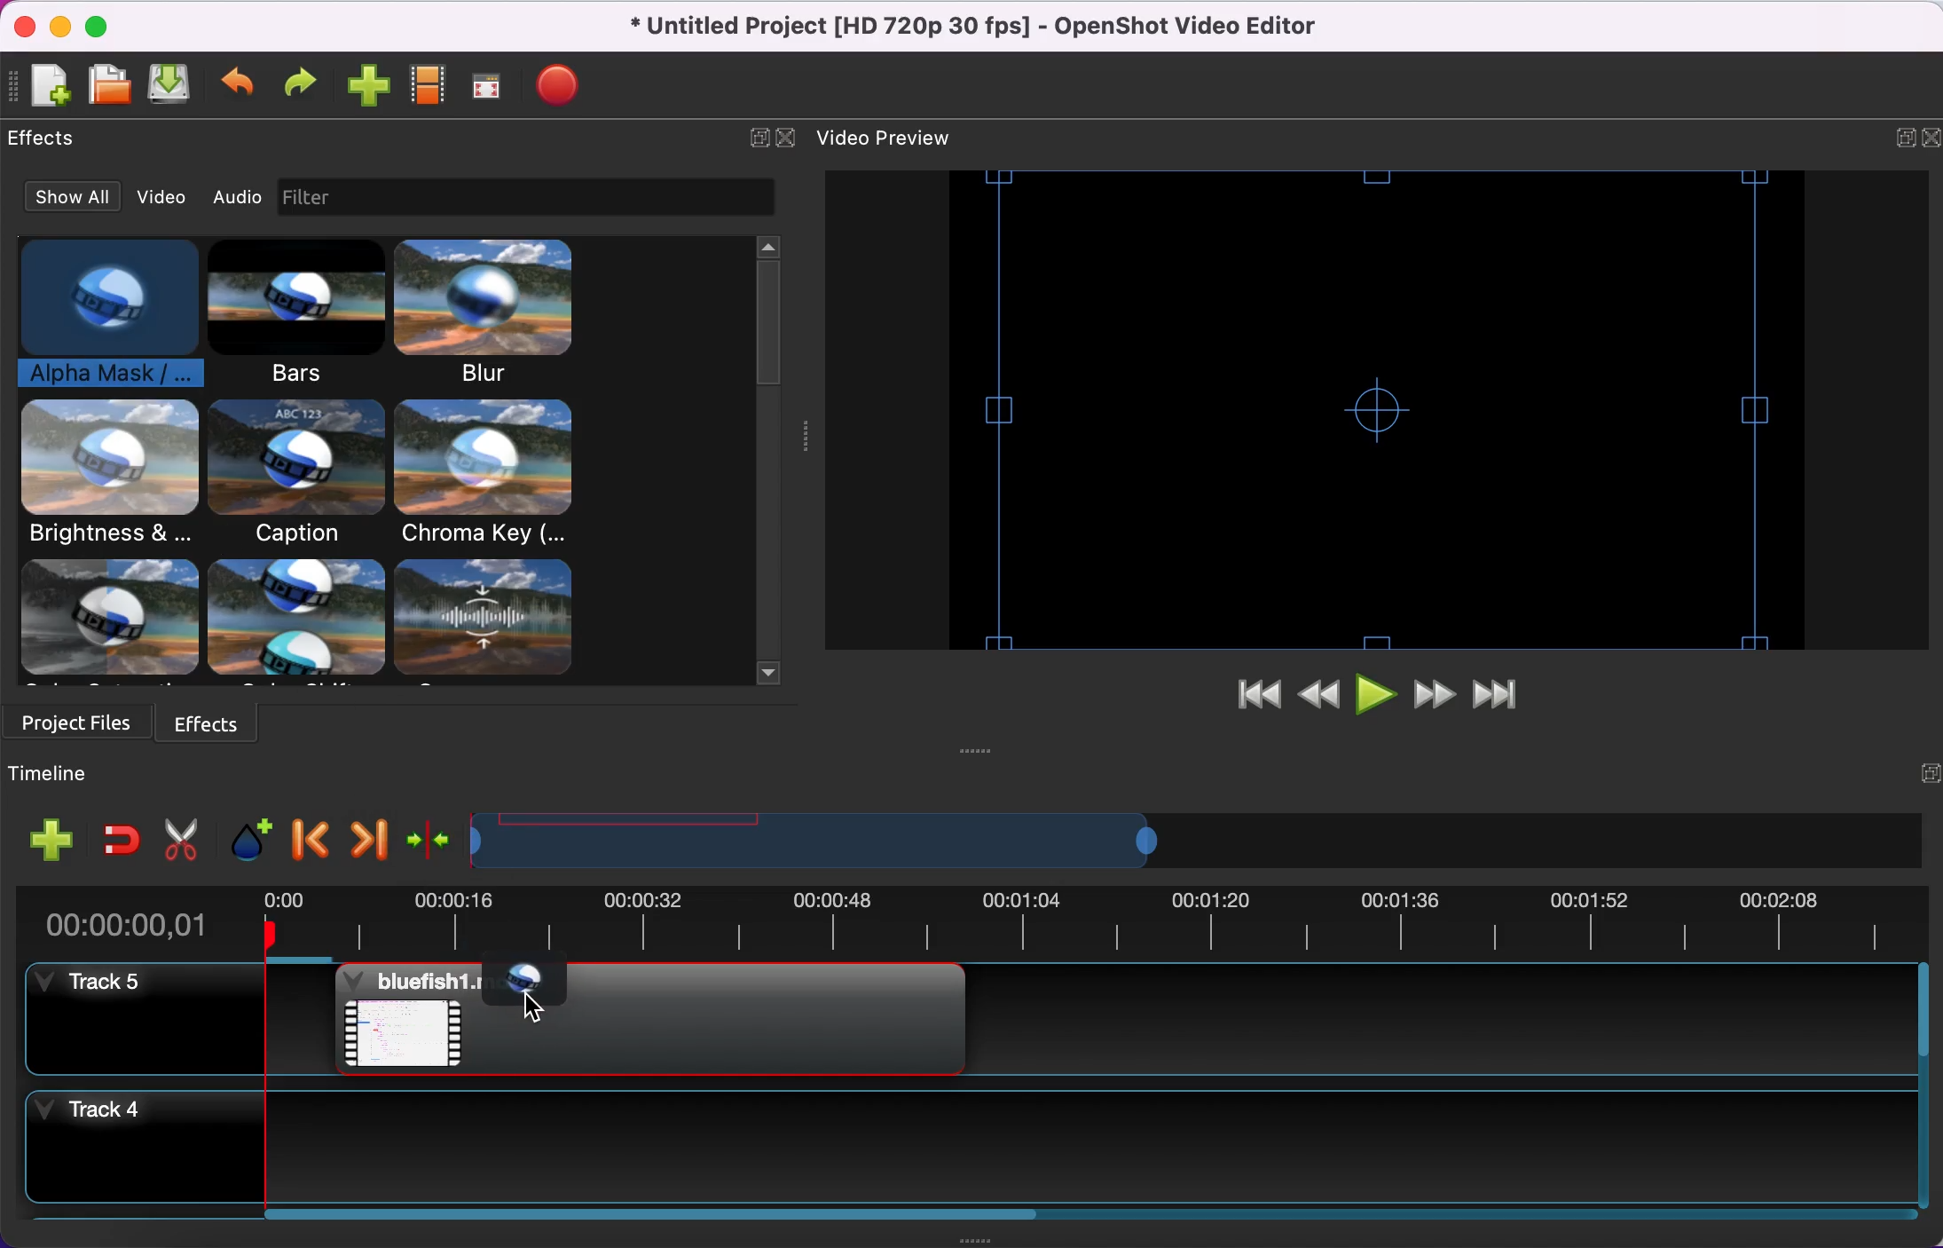 The height and width of the screenshot is (1248, 1943). I want to click on expand/hide, so click(1915, 778).